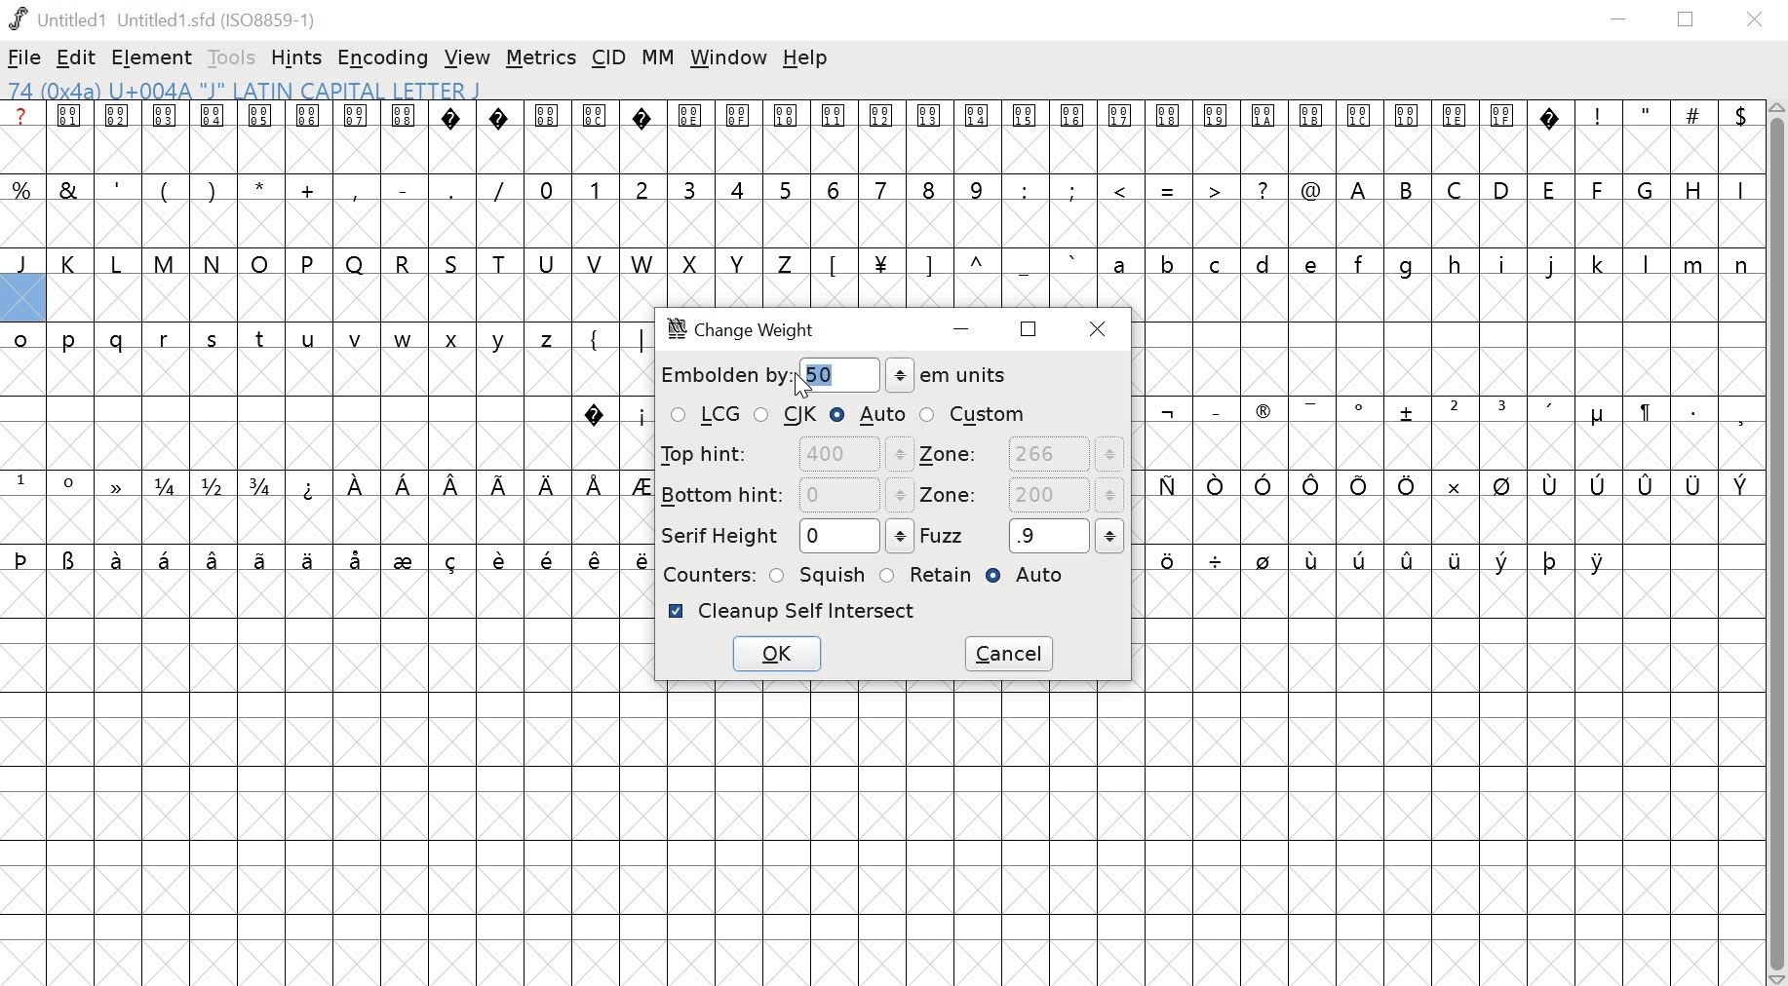 Image resolution: width=1788 pixels, height=986 pixels. What do you see at coordinates (869, 414) in the screenshot?
I see `AUTO` at bounding box center [869, 414].